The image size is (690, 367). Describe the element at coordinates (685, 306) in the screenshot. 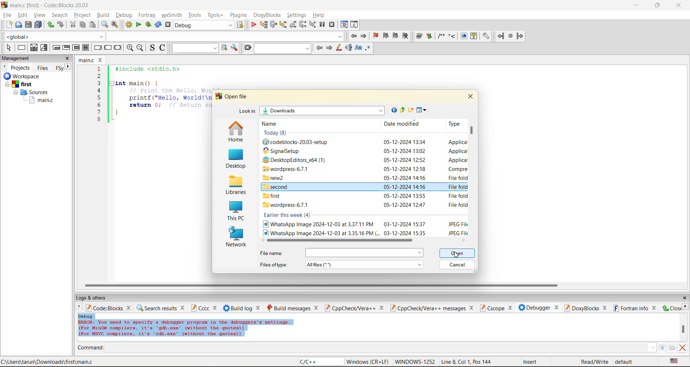

I see `next` at that location.